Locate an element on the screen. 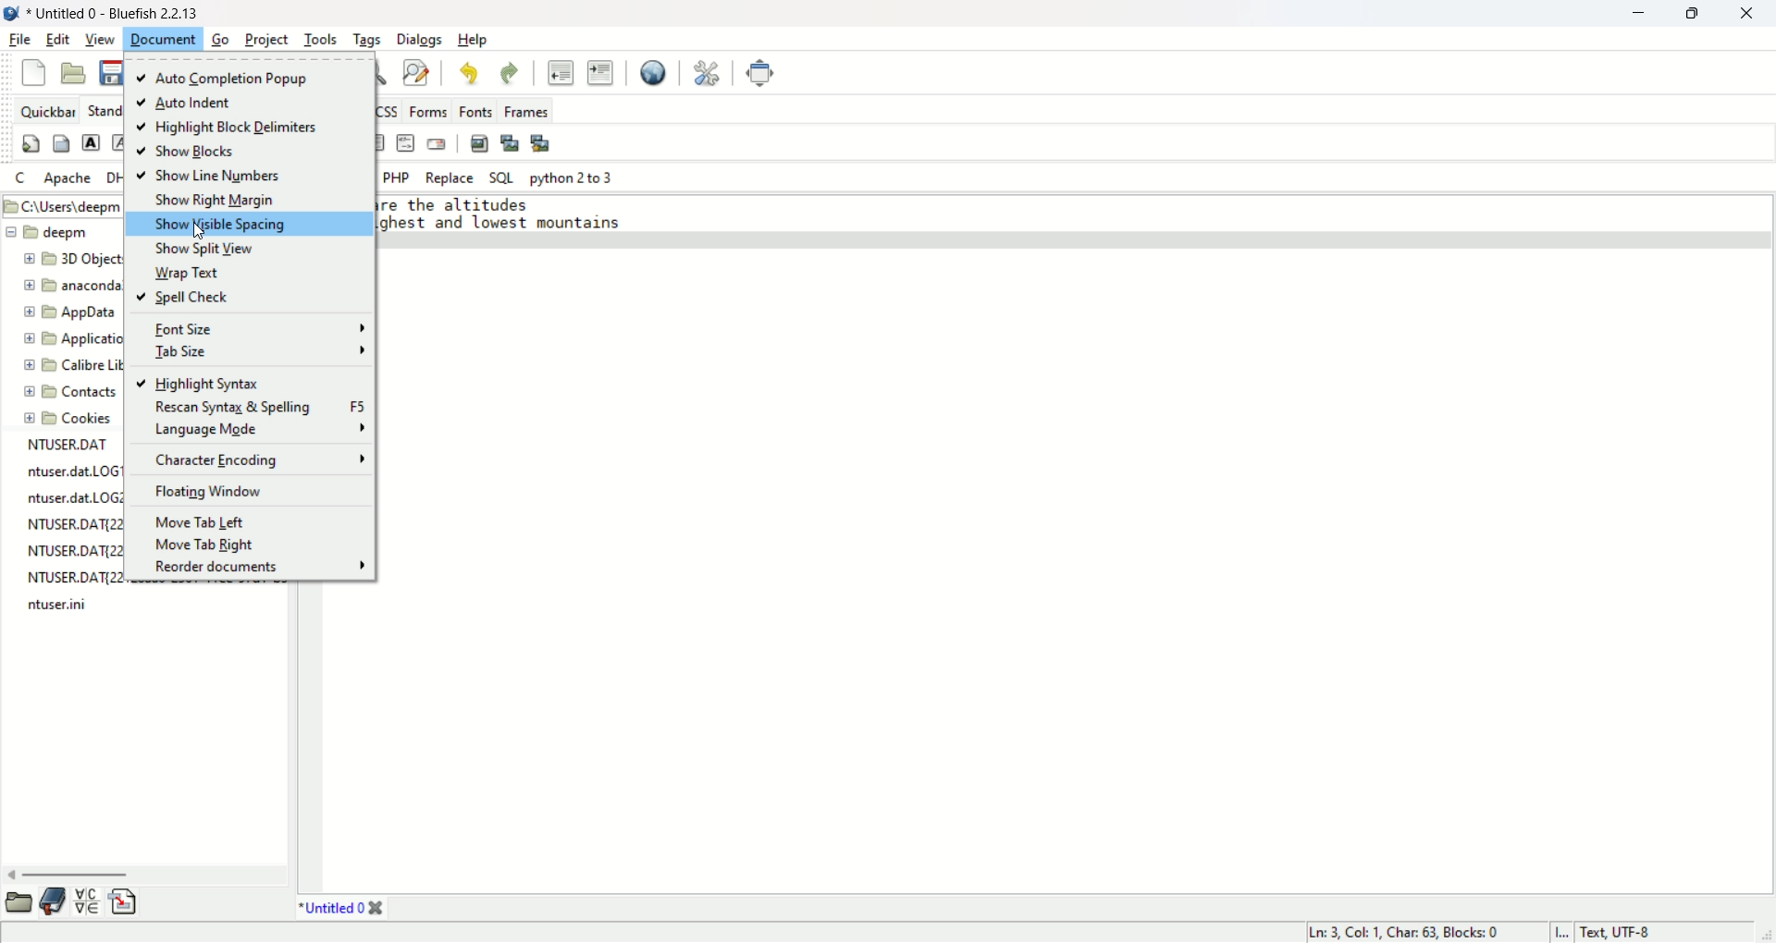 The height and width of the screenshot is (943, 1776). python 2 to 3 is located at coordinates (572, 178).